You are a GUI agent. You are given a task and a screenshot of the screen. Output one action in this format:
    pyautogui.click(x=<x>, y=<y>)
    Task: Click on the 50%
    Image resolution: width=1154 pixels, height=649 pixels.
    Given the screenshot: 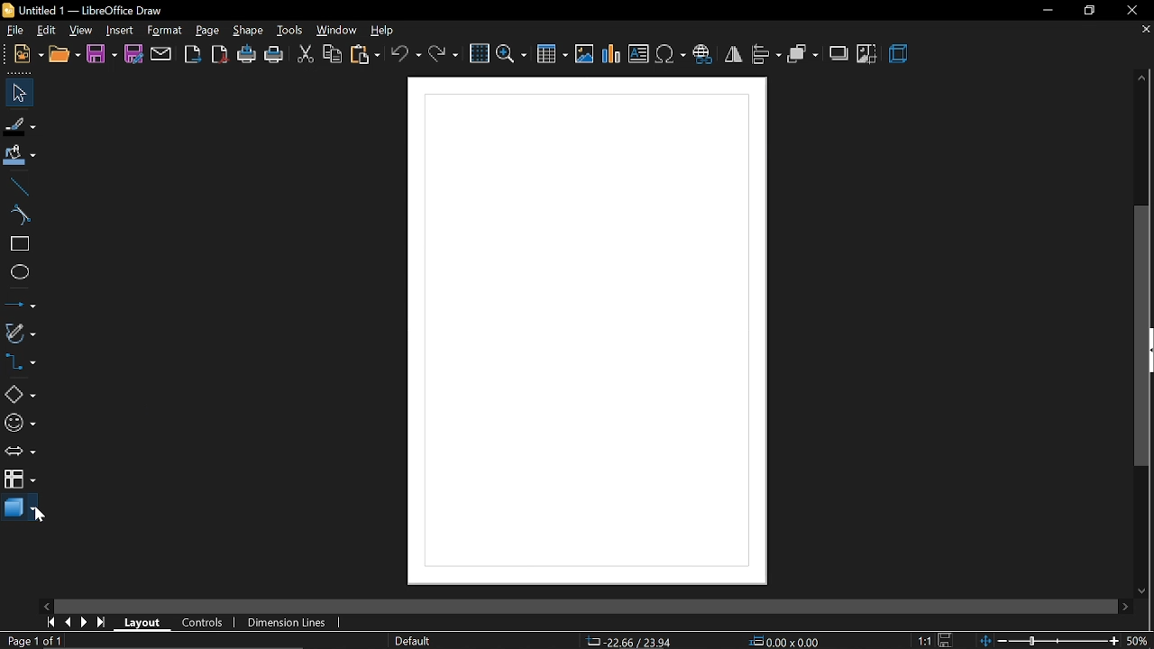 What is the action you would take?
    pyautogui.click(x=1140, y=640)
    